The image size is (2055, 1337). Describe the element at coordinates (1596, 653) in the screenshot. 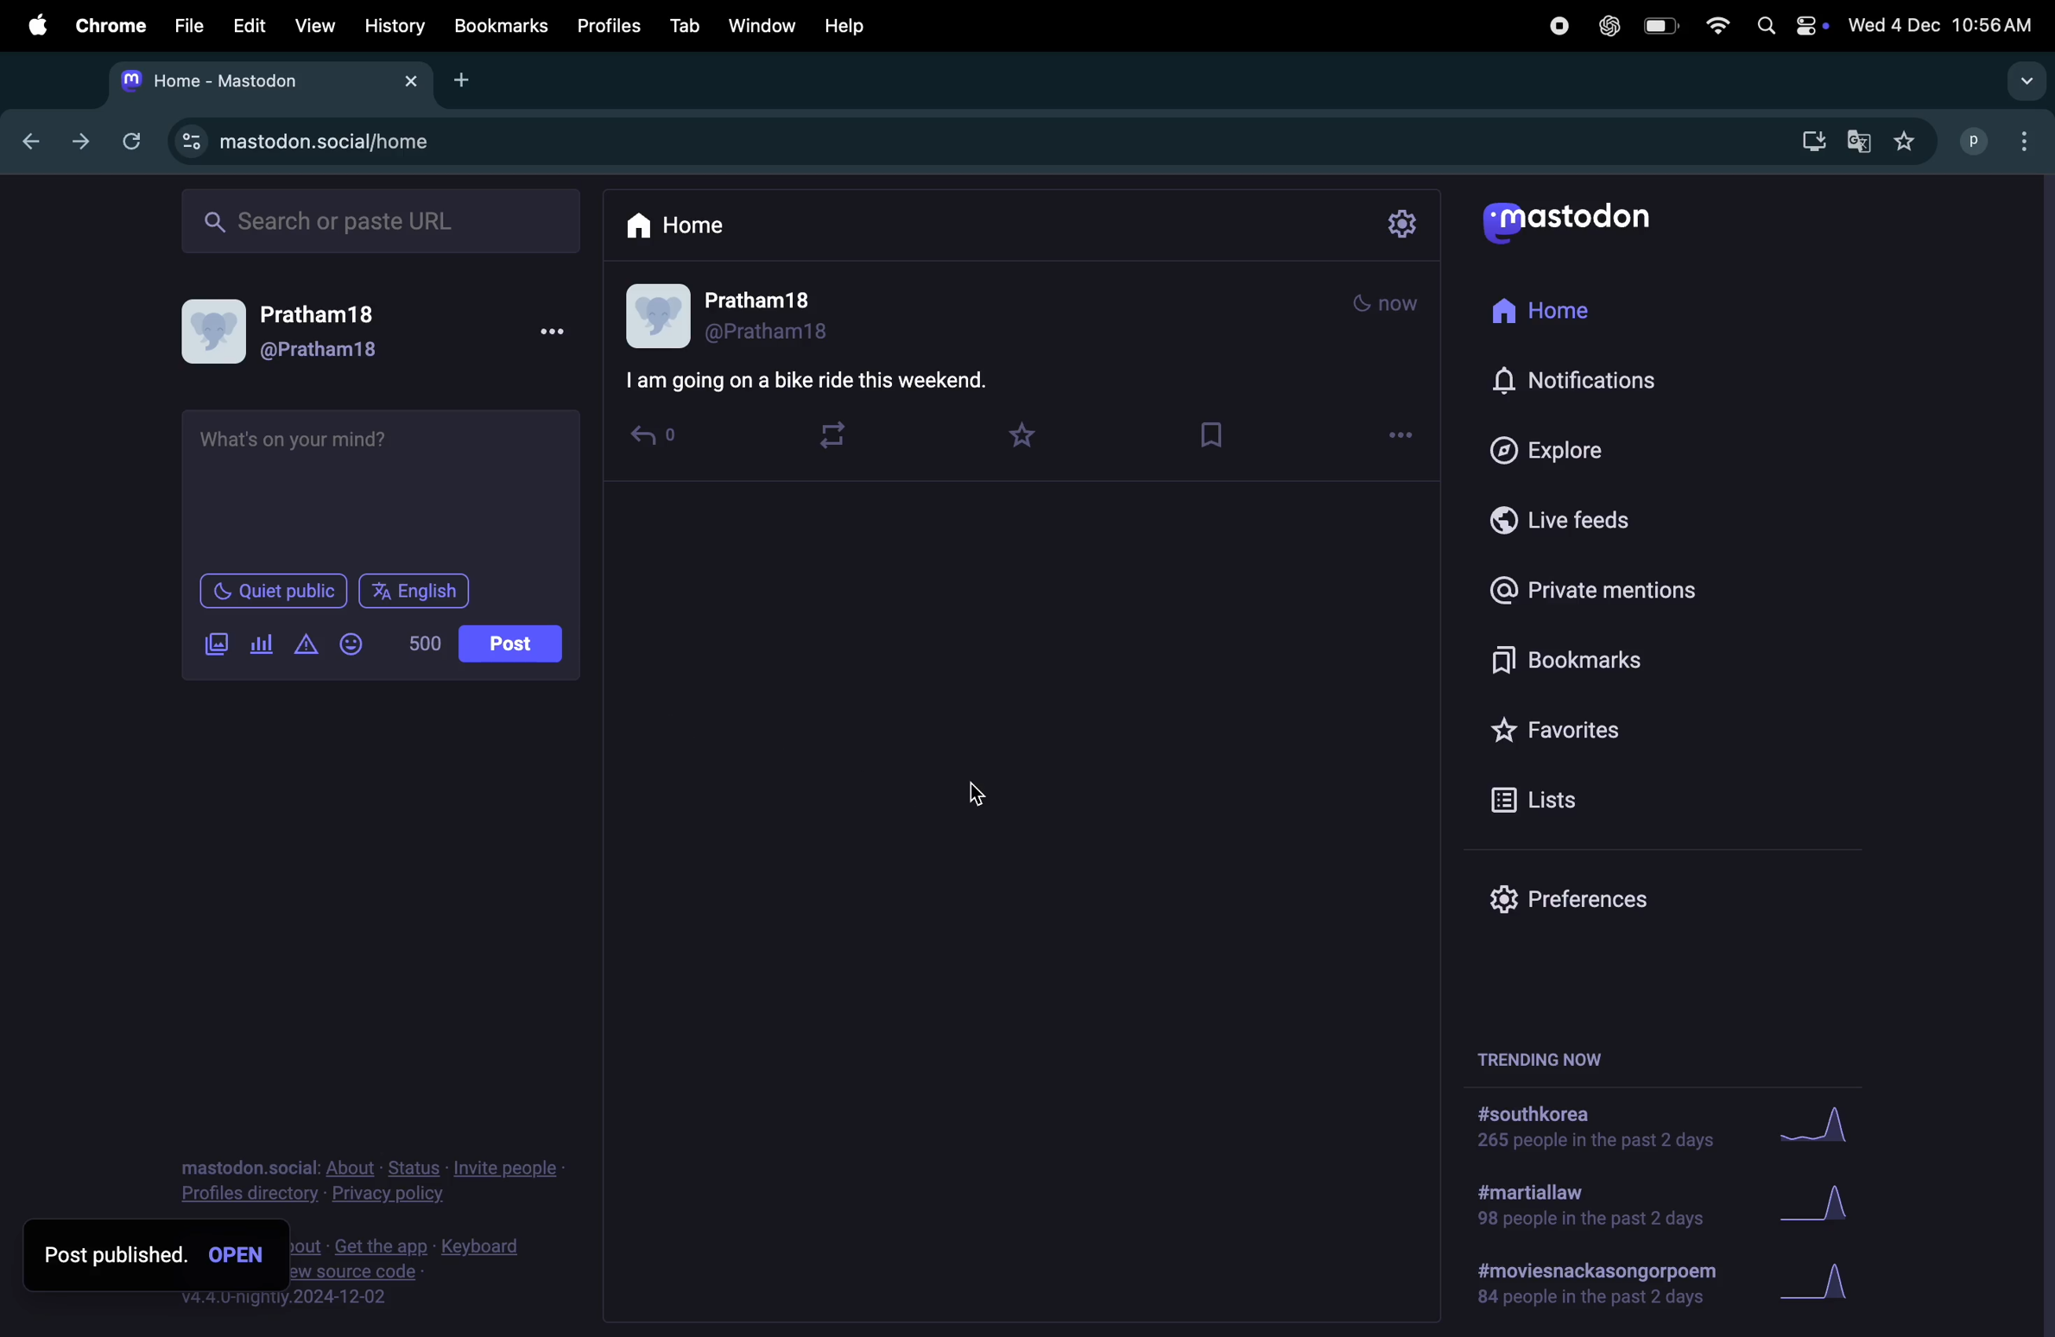

I see `book marks` at that location.